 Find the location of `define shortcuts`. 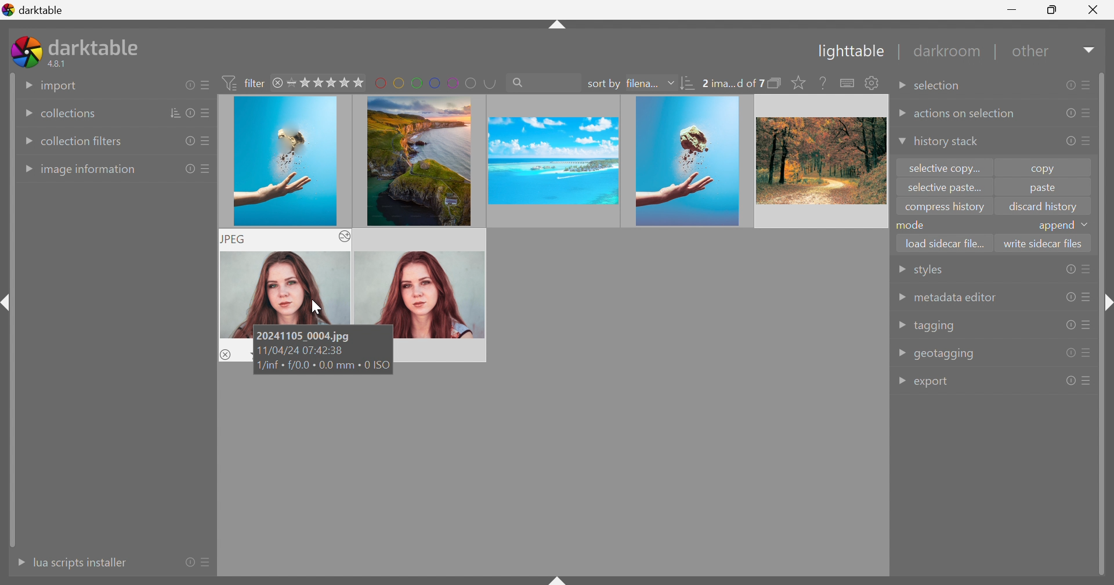

define shortcuts is located at coordinates (848, 83).